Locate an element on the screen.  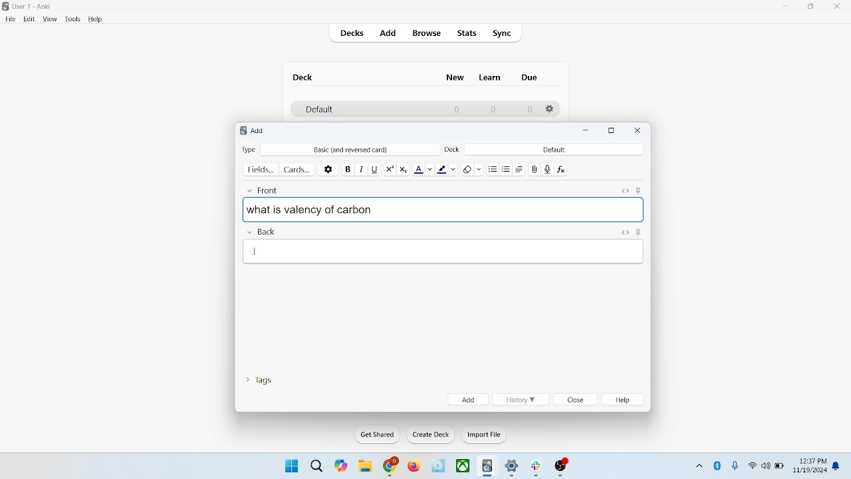
wifi is located at coordinates (752, 465).